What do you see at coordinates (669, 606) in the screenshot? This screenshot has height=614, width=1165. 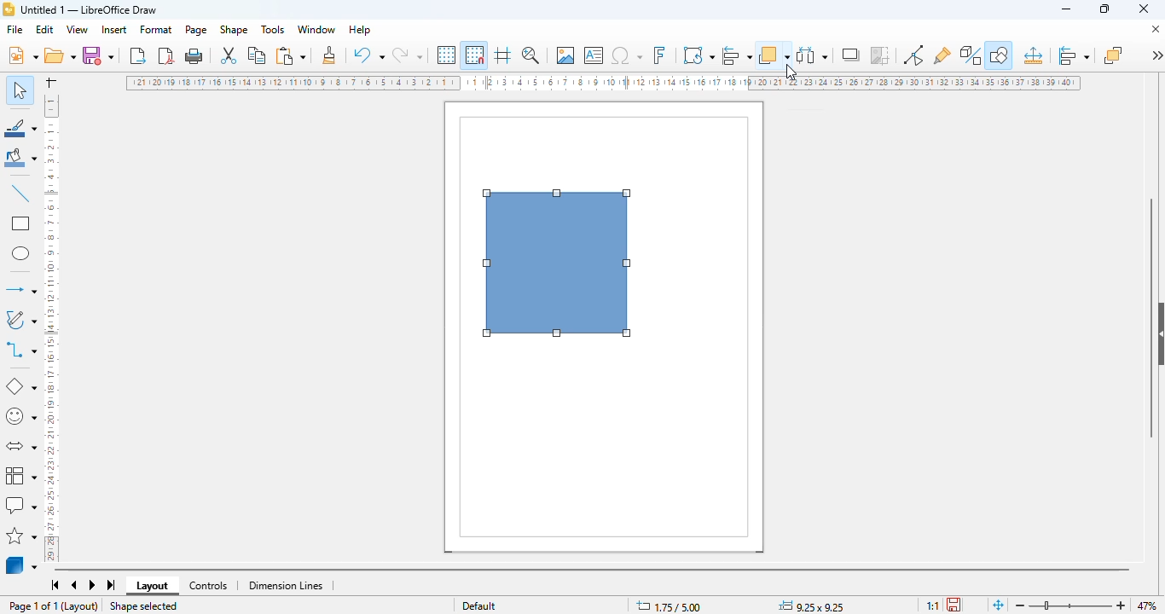 I see `change in X & Y coordinates` at bounding box center [669, 606].